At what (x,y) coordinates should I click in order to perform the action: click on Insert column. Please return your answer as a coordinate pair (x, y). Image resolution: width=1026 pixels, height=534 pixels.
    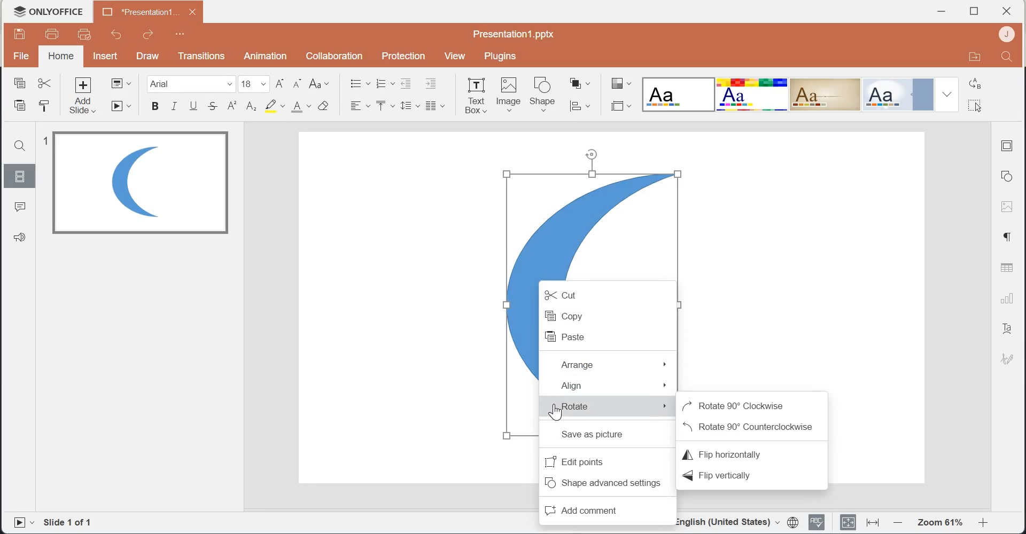
    Looking at the image, I should click on (437, 106).